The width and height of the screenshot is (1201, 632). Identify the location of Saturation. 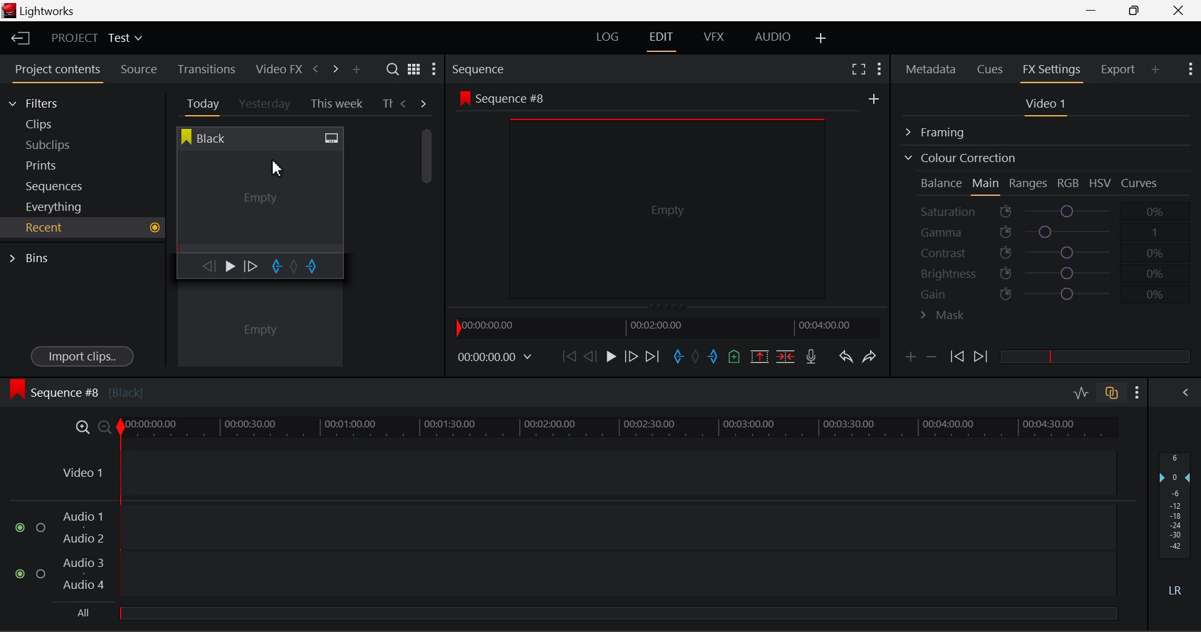
(1044, 209).